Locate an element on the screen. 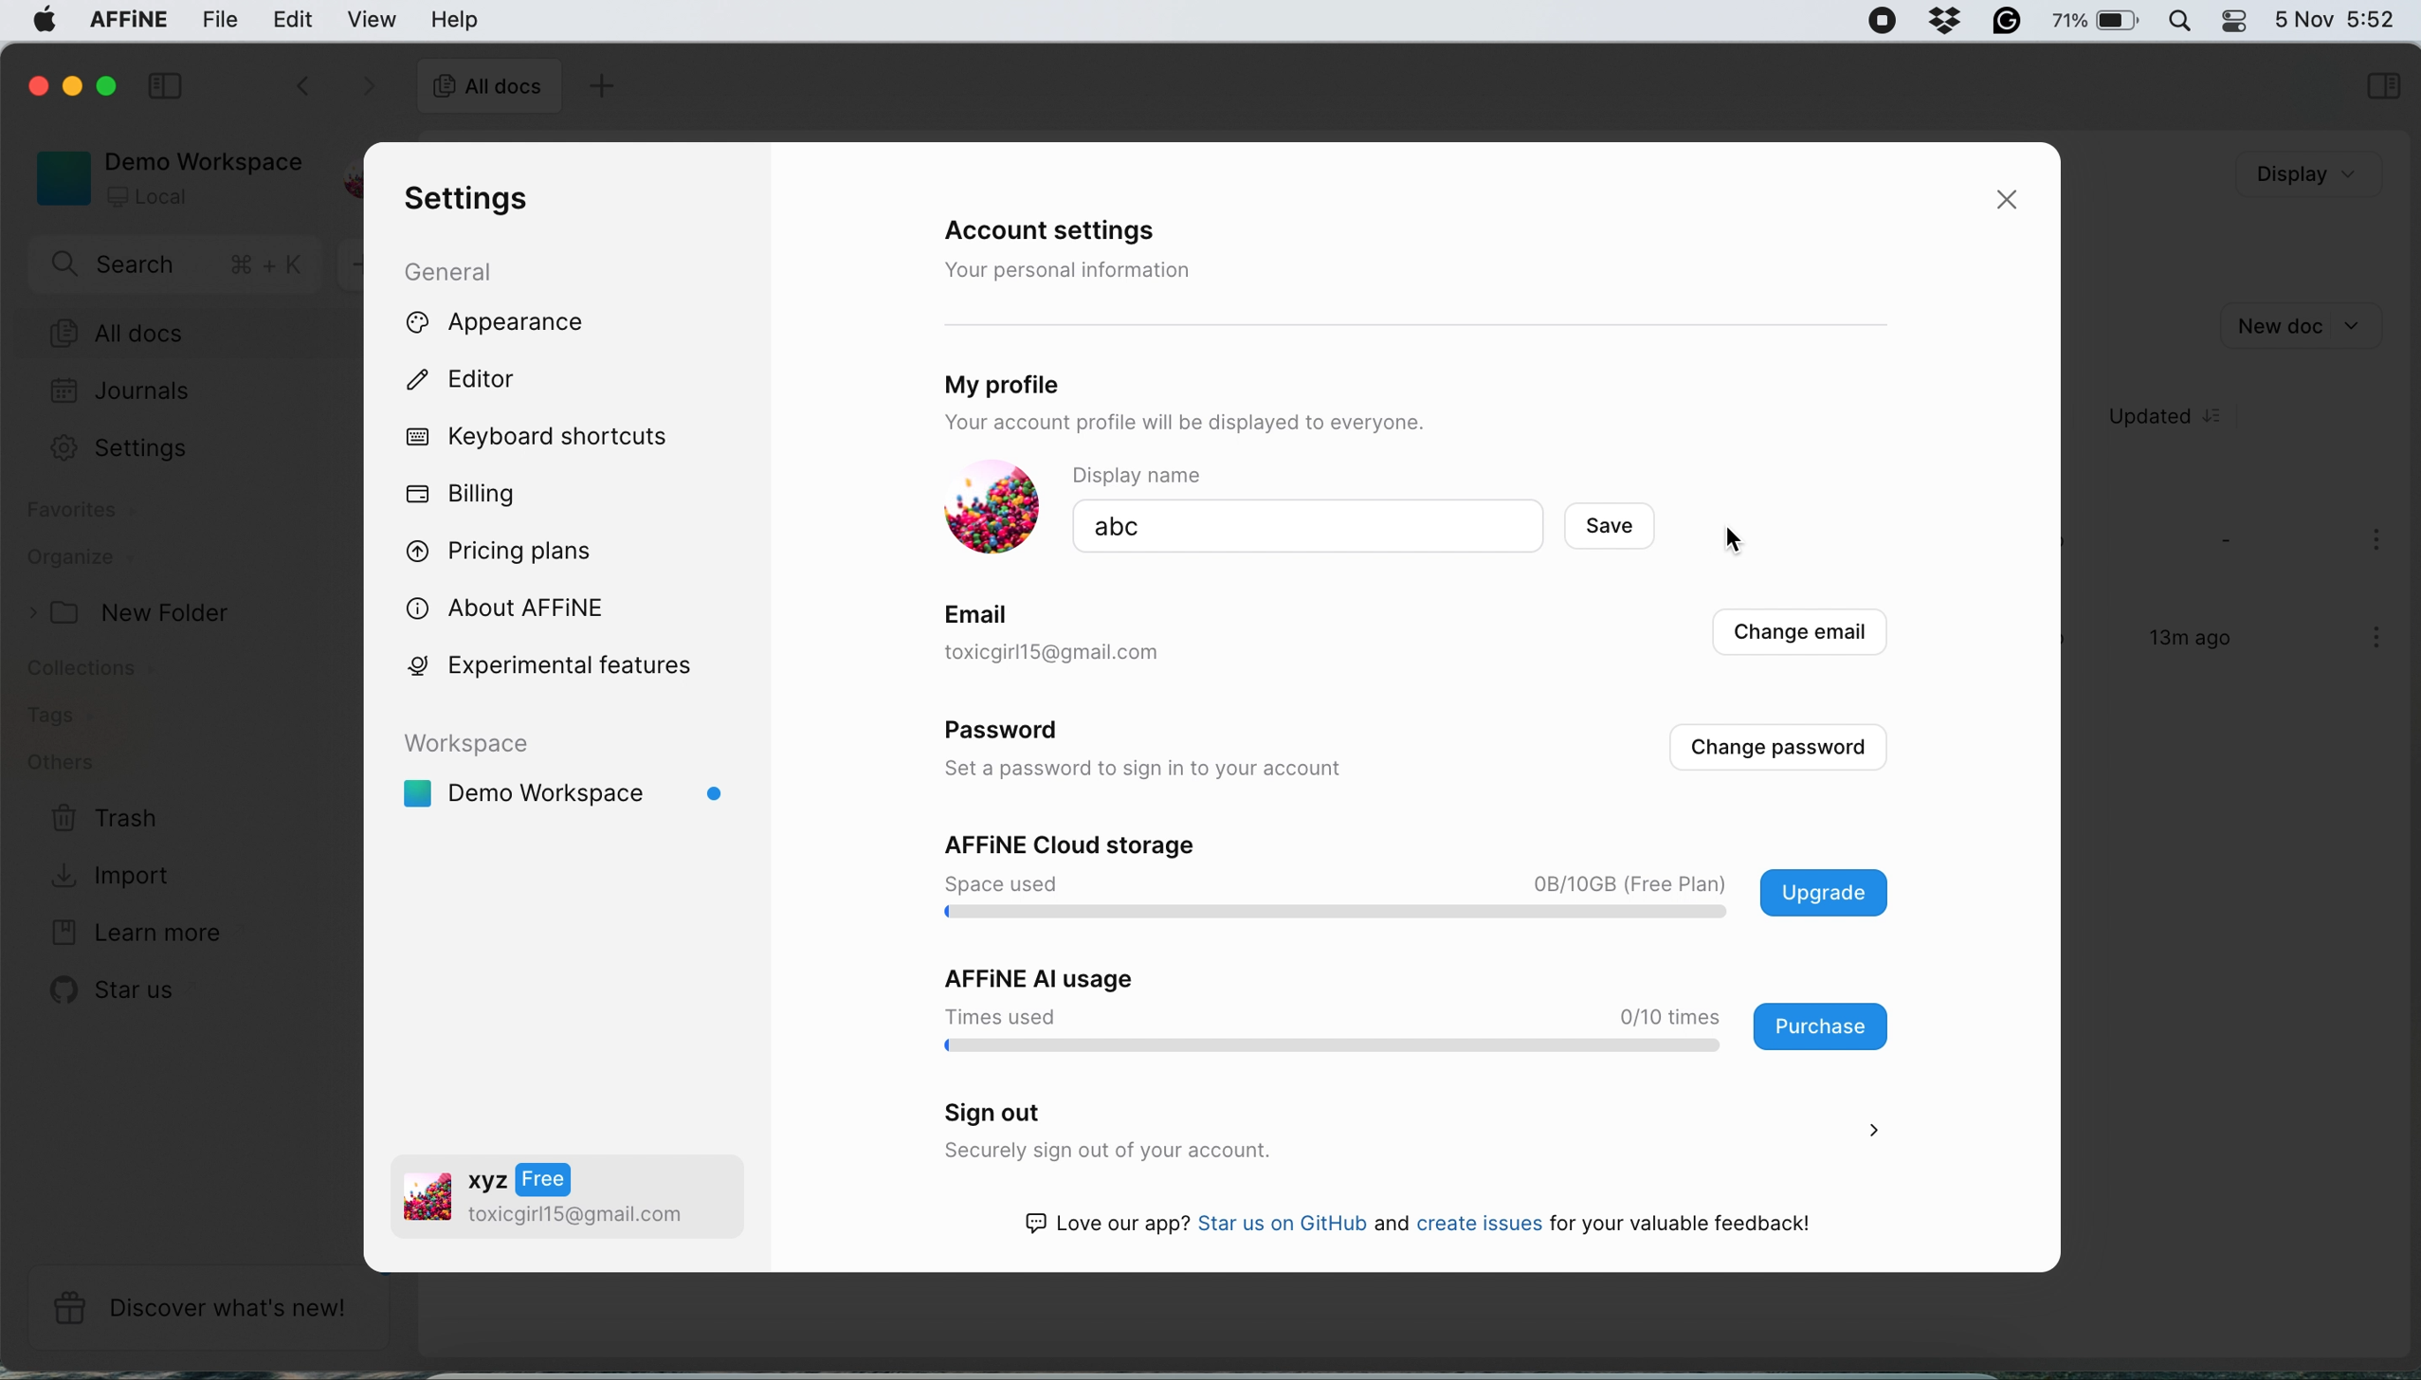  demo workspace is located at coordinates (162, 176).